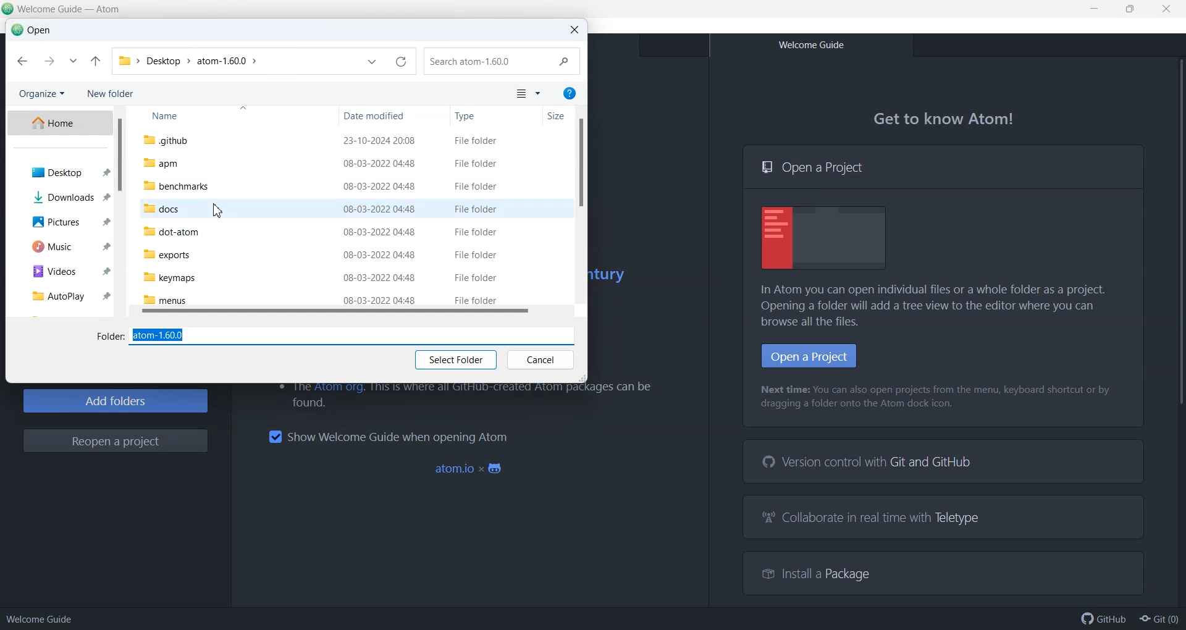 The height and width of the screenshot is (630, 1186). Describe the element at coordinates (59, 172) in the screenshot. I see `Desktop` at that location.